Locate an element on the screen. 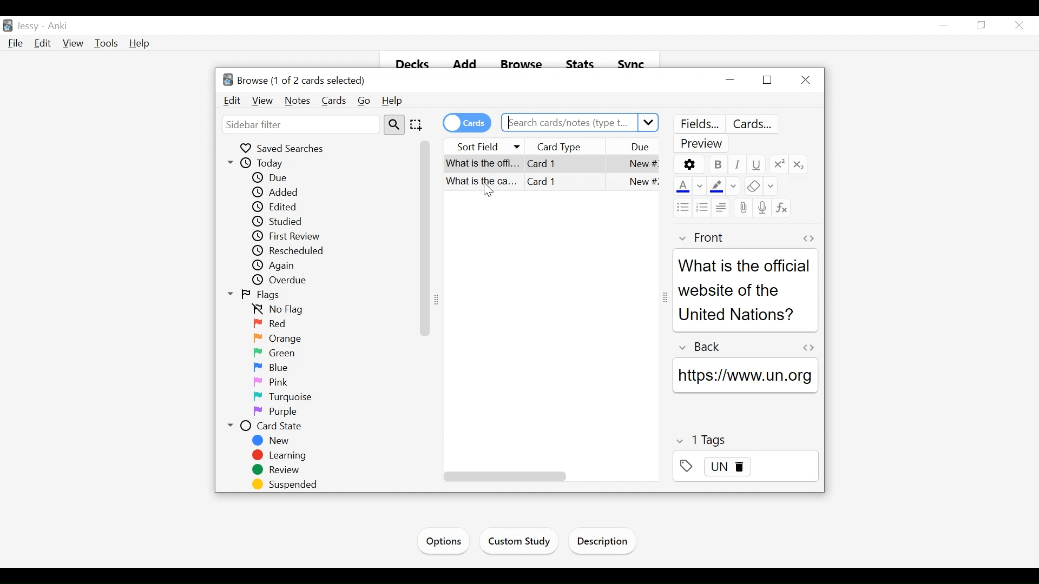 The width and height of the screenshot is (1039, 584). Stats is located at coordinates (579, 66).